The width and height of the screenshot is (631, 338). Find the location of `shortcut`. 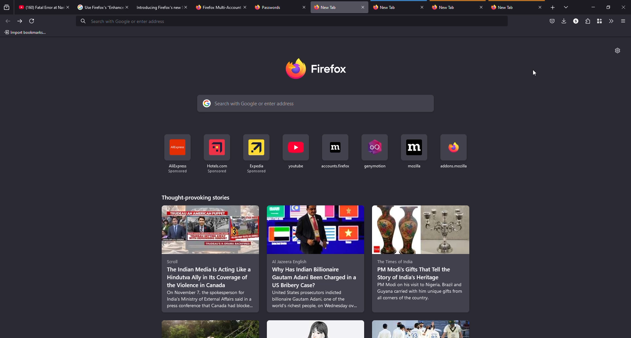

shortcut is located at coordinates (415, 152).